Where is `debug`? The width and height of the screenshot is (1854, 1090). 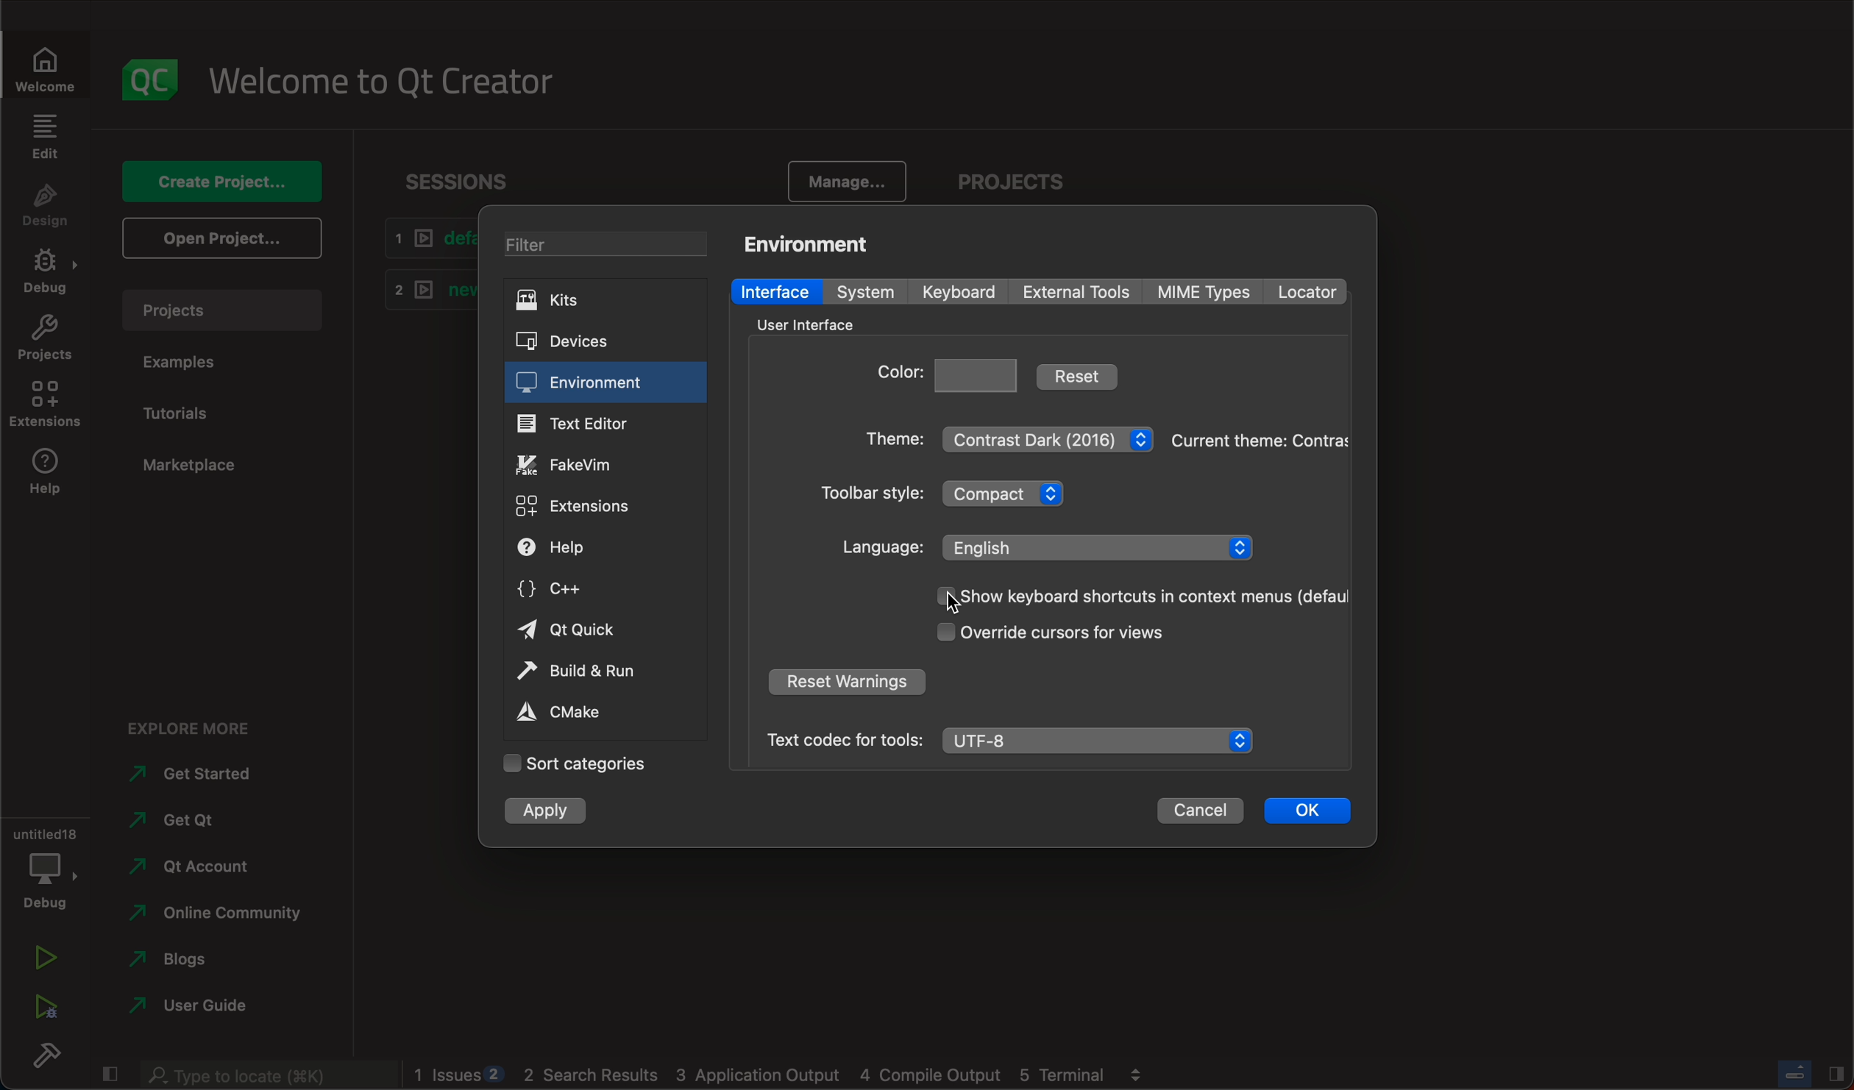 debug is located at coordinates (43, 272).